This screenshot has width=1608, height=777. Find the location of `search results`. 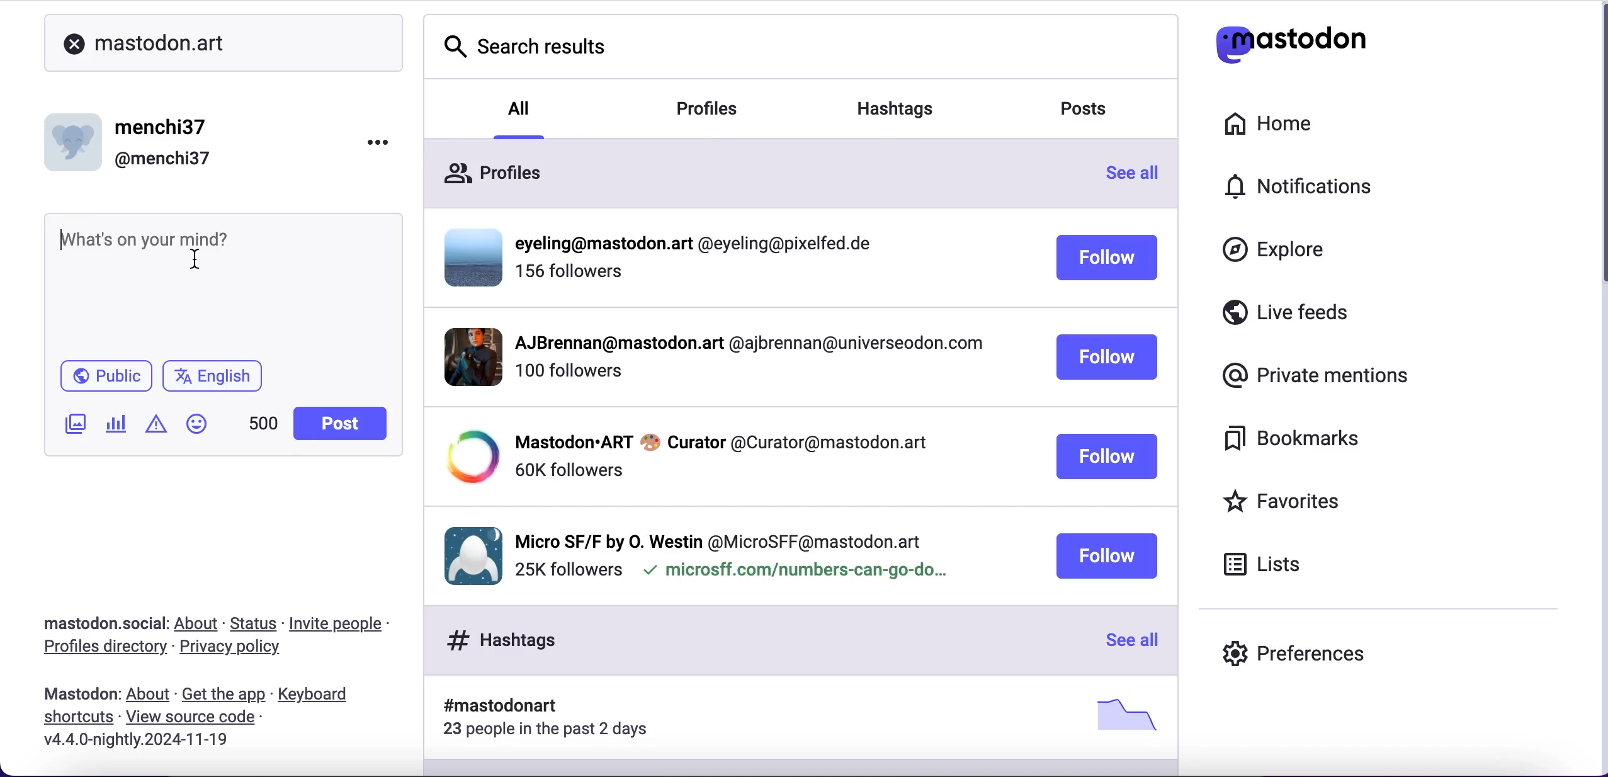

search results is located at coordinates (802, 48).